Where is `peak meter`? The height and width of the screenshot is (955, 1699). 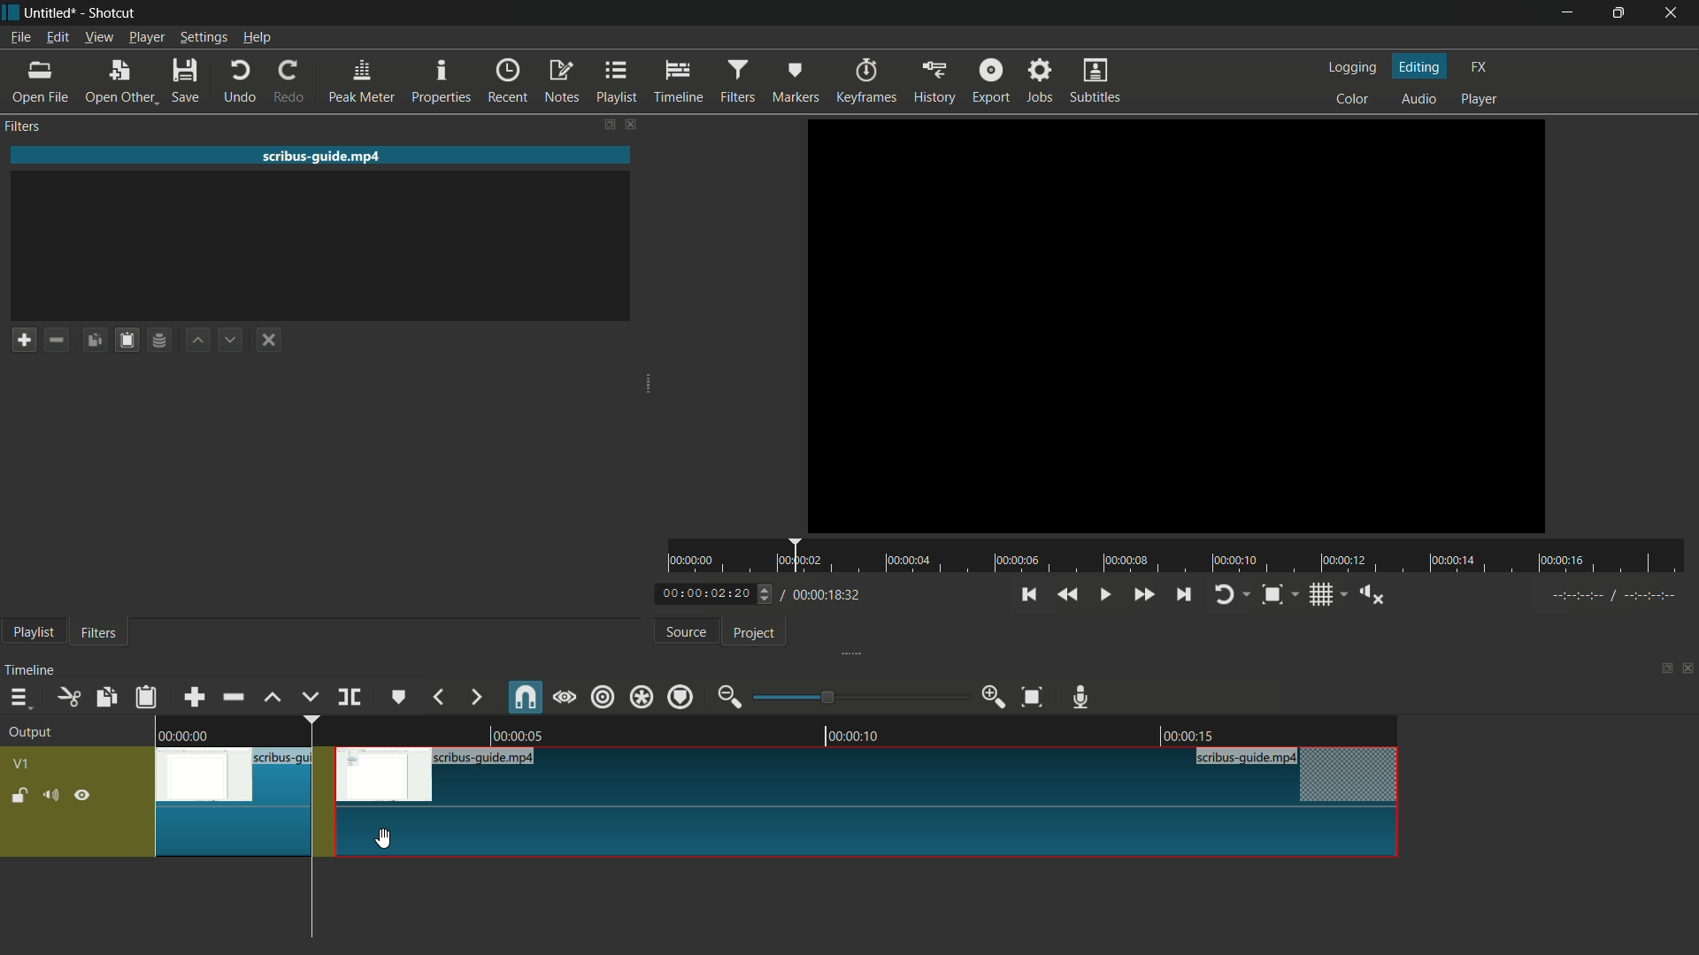 peak meter is located at coordinates (363, 80).